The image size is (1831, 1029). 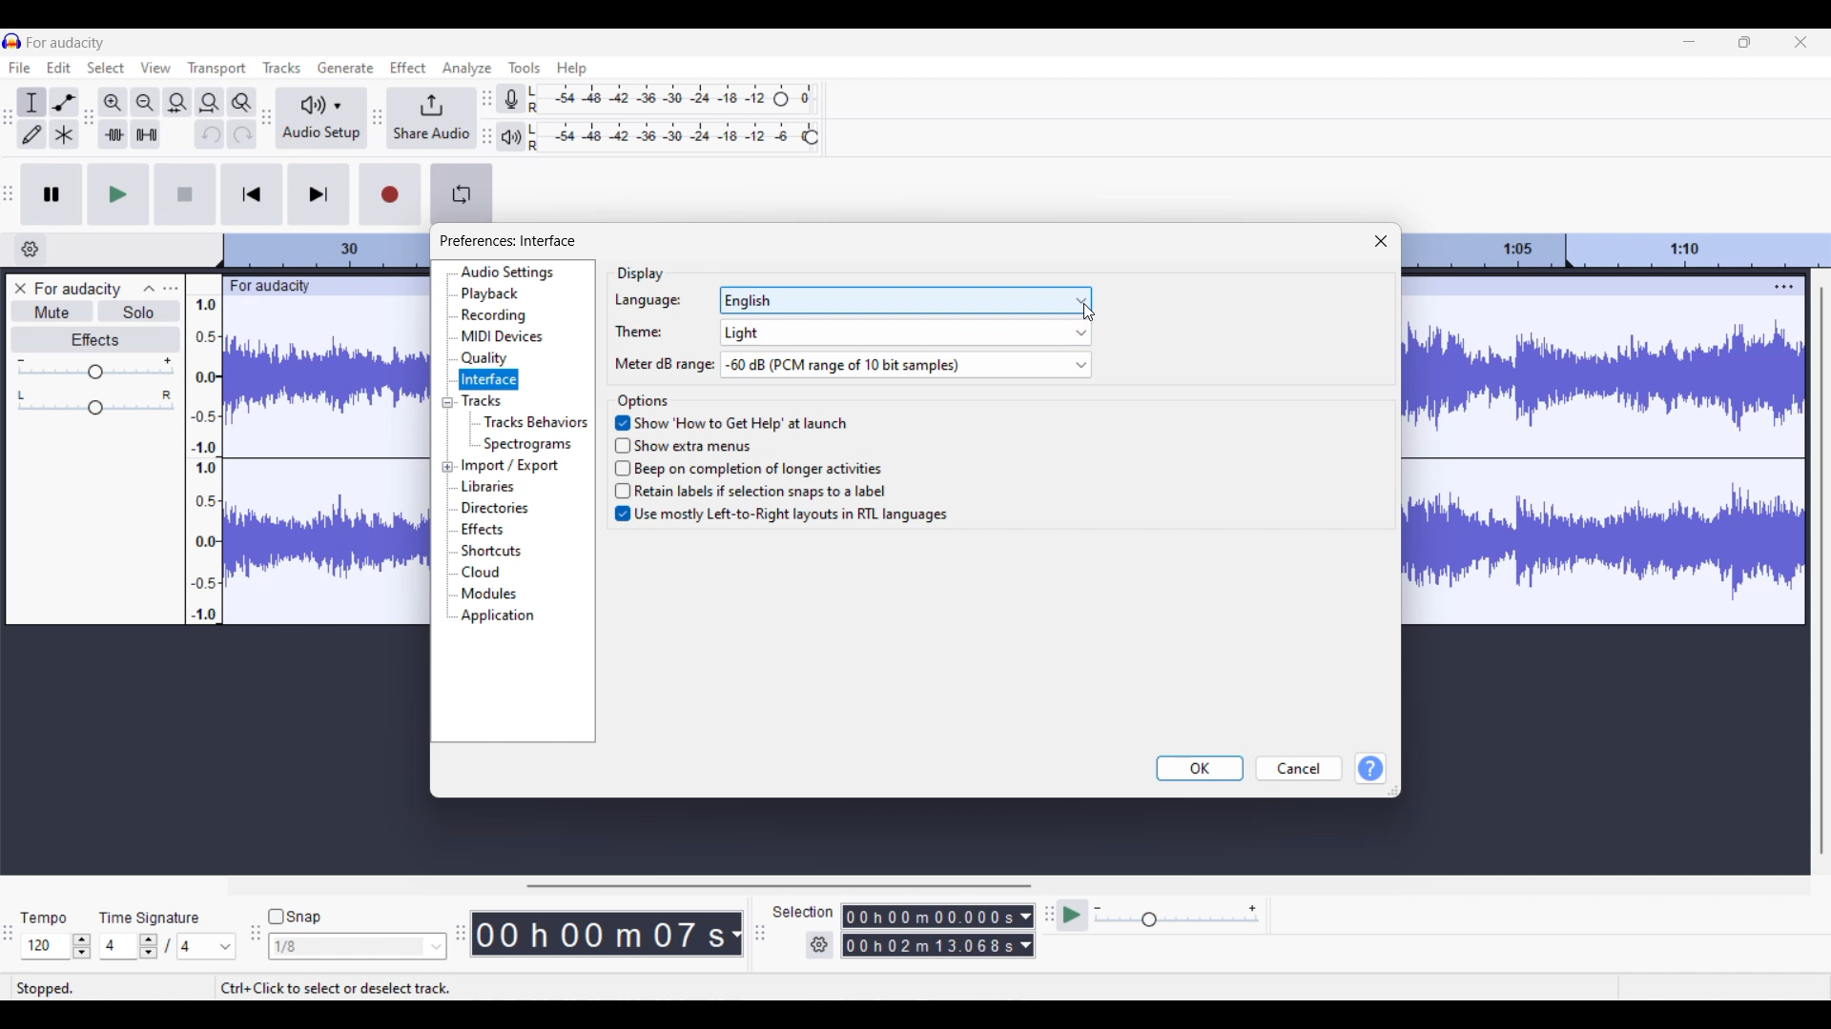 What do you see at coordinates (781, 99) in the screenshot?
I see `Recording level header` at bounding box center [781, 99].